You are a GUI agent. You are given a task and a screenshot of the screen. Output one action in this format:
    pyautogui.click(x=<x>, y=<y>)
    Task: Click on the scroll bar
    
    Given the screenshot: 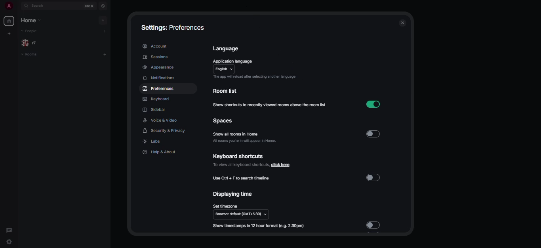 What is the action you would take?
    pyautogui.click(x=409, y=69)
    